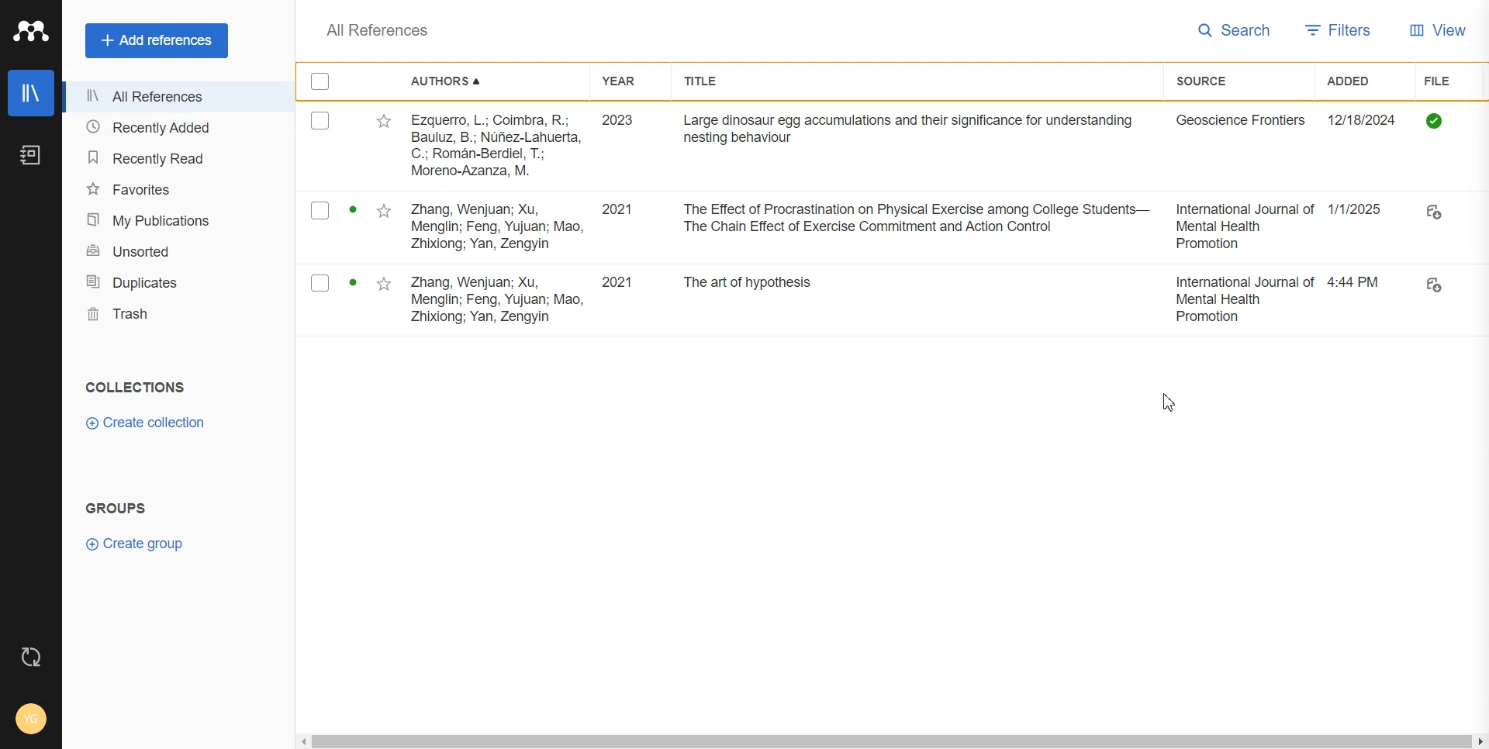  What do you see at coordinates (1437, 212) in the screenshot?
I see `File` at bounding box center [1437, 212].